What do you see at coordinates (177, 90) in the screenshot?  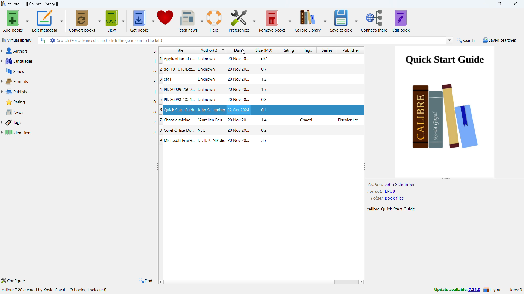 I see `P11: S0009-2509...` at bounding box center [177, 90].